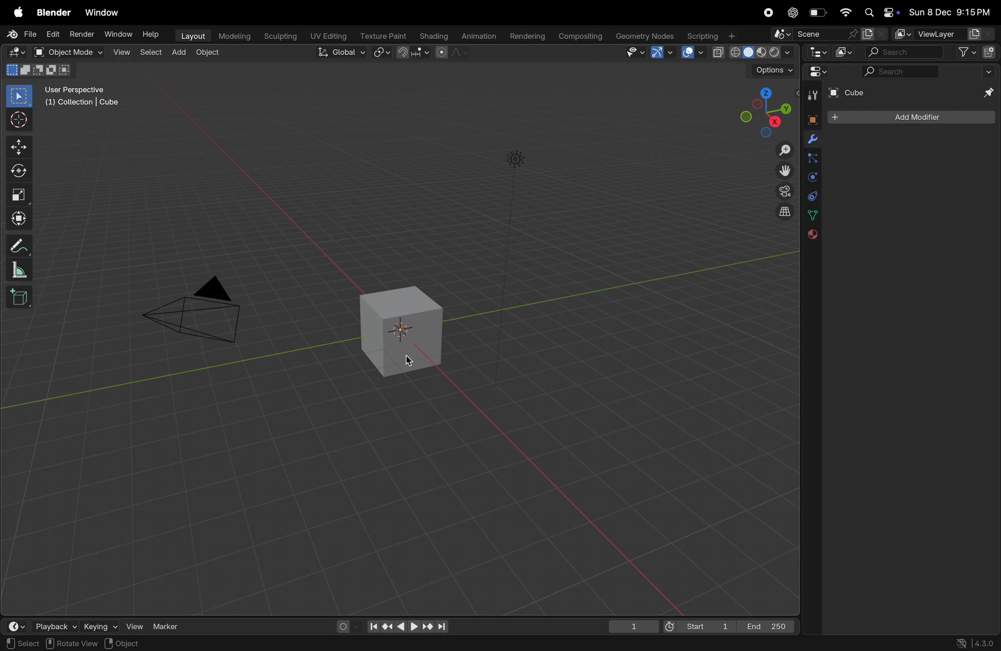 This screenshot has width=1001, height=651. I want to click on editor type, so click(16, 53).